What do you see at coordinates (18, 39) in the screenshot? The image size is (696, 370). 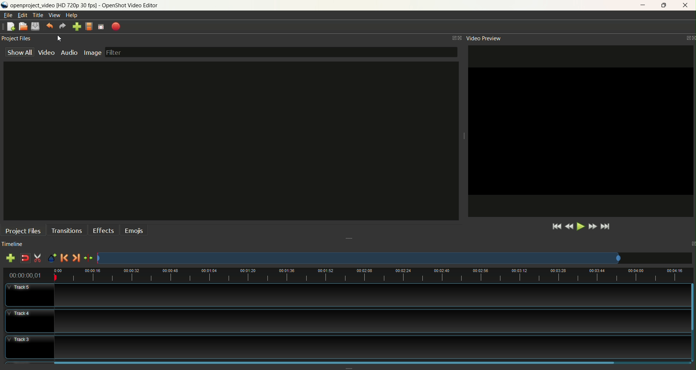 I see `project files` at bounding box center [18, 39].